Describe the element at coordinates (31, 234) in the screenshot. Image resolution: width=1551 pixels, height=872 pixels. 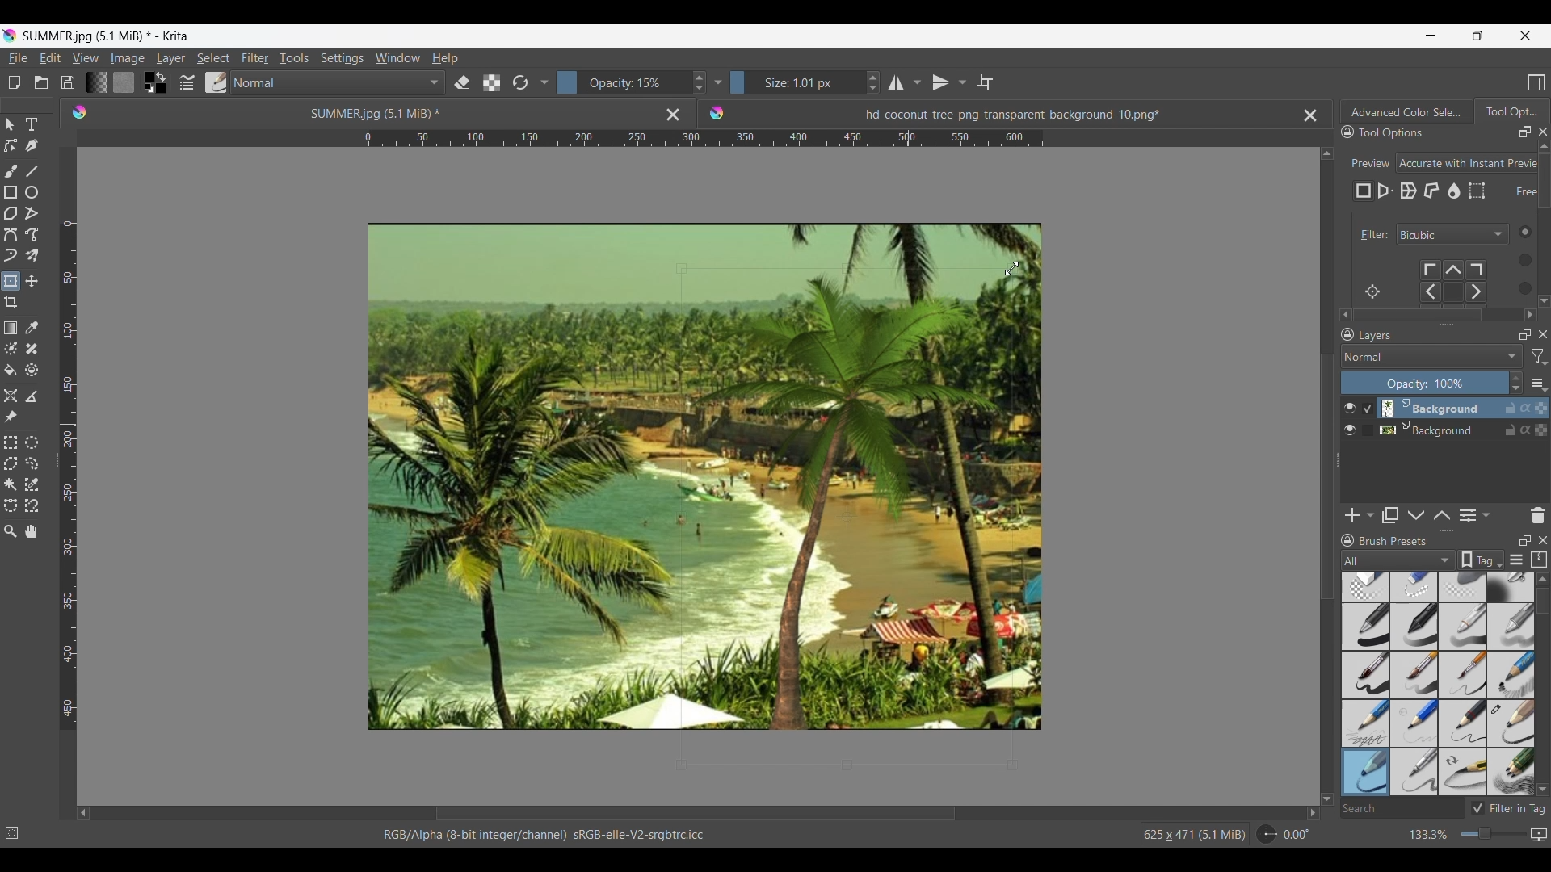
I see `Freehand path tool` at that location.